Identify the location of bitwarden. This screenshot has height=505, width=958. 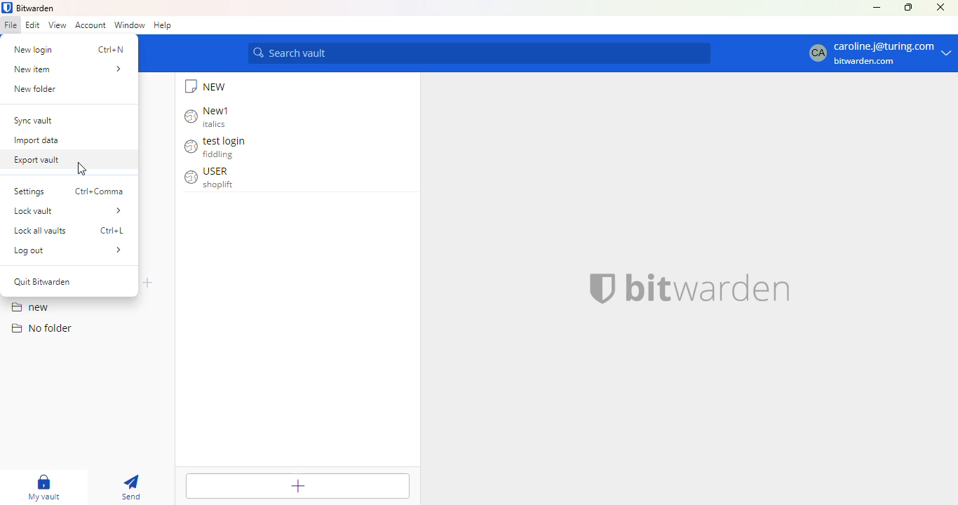
(36, 8).